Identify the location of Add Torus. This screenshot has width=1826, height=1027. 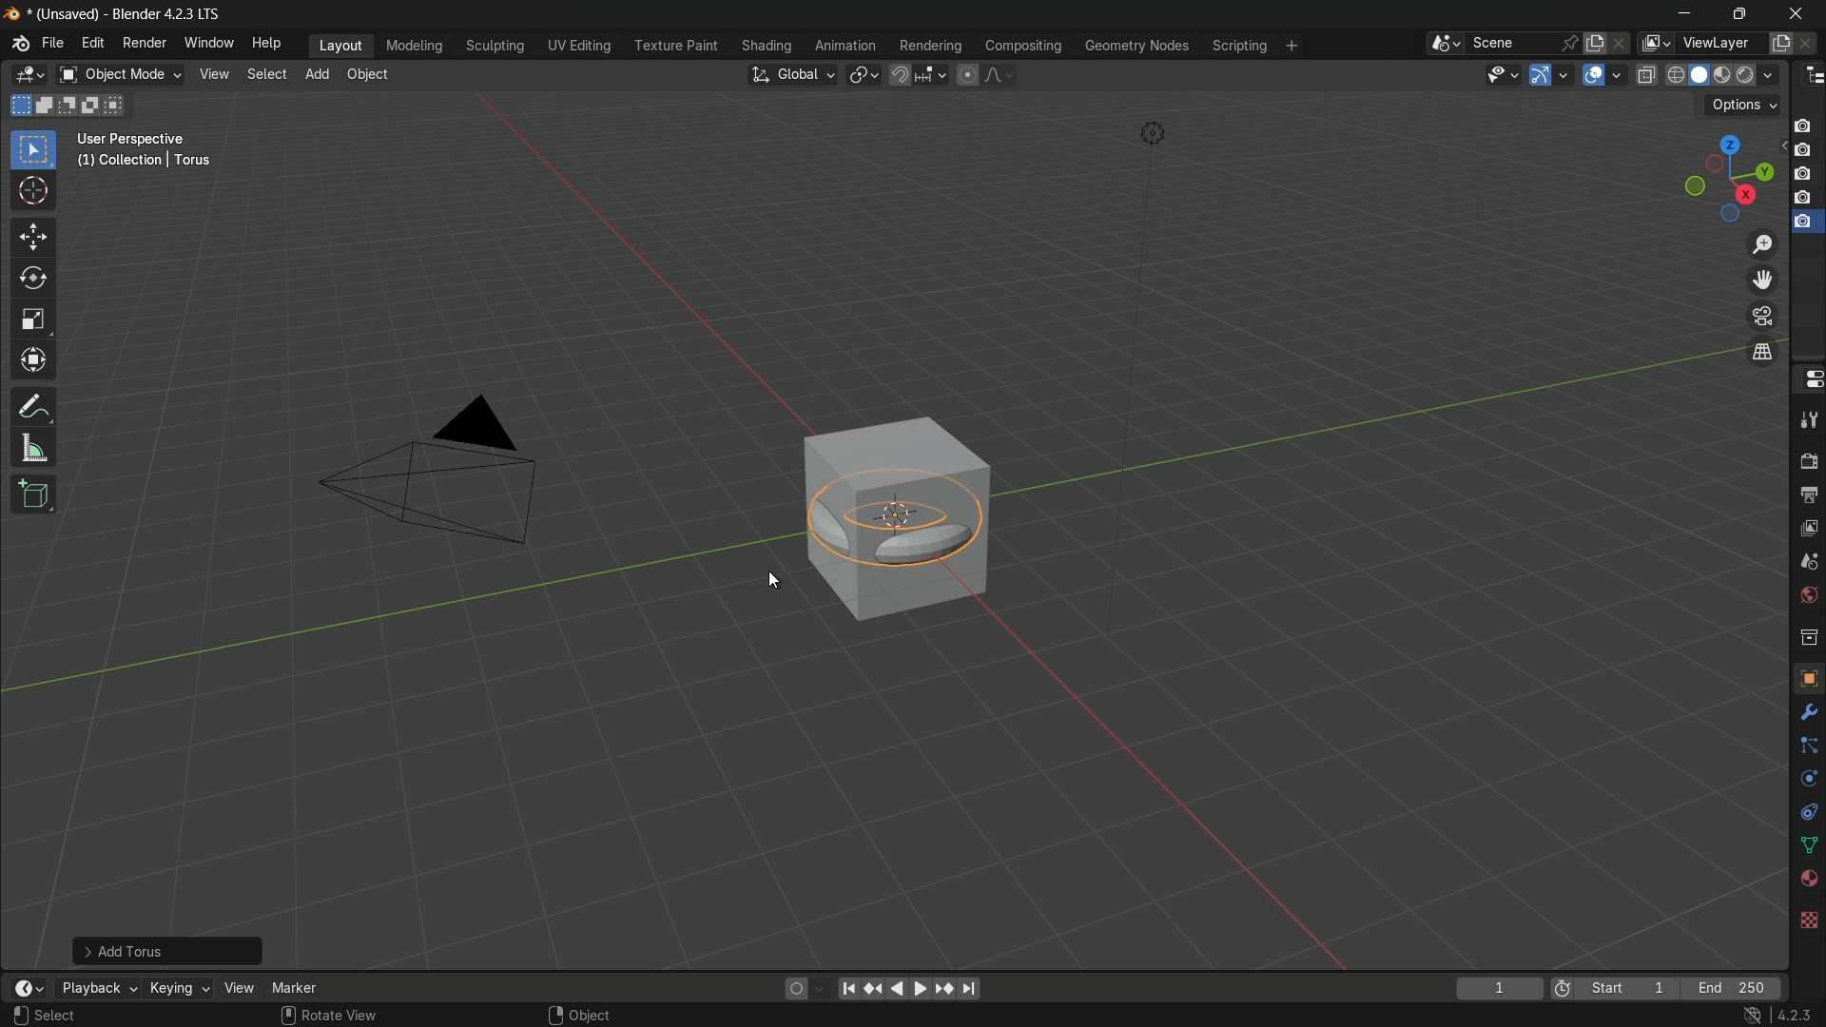
(170, 949).